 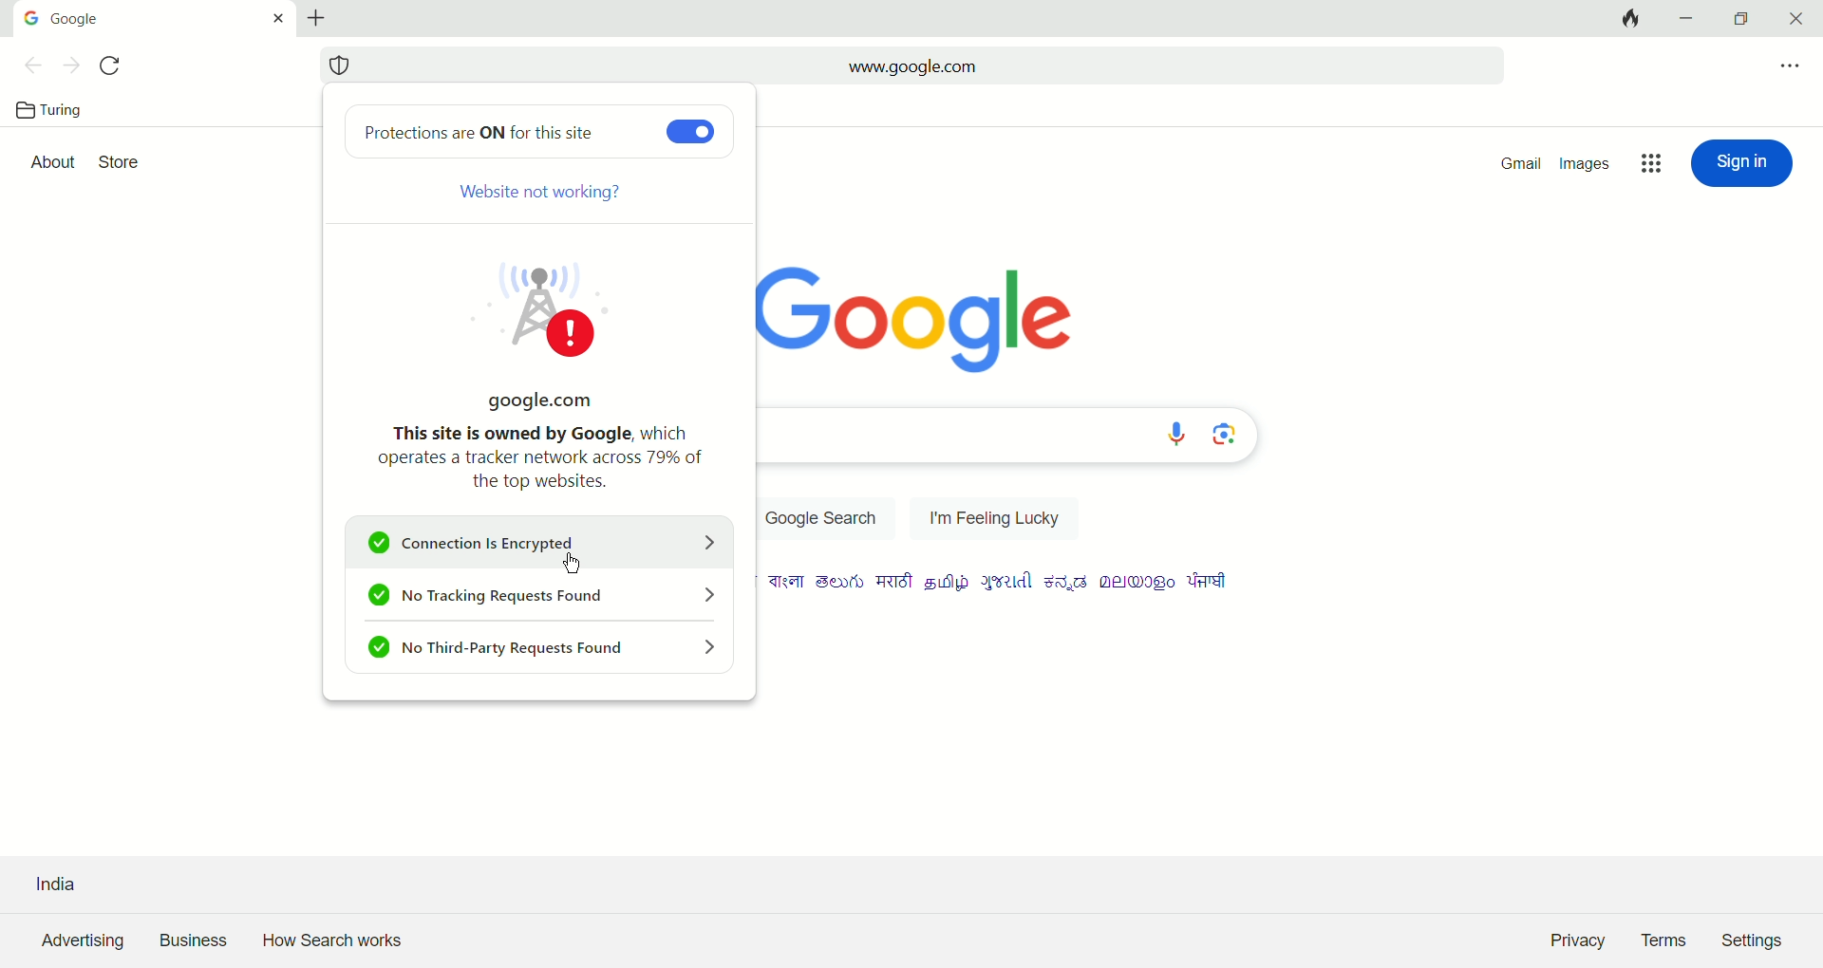 I want to click on www.google.com, so click(x=911, y=66).